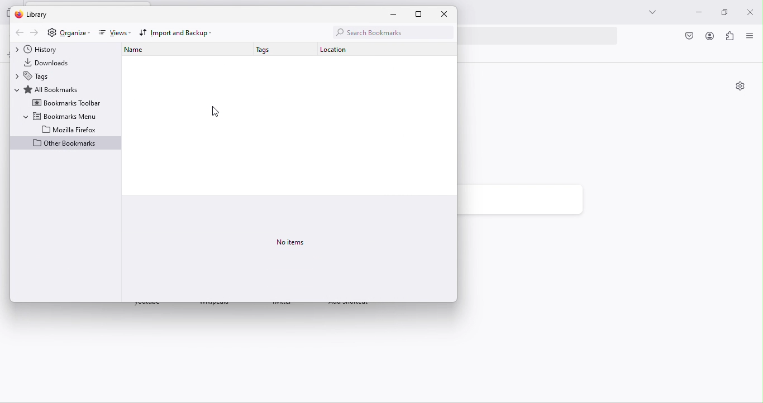 The width and height of the screenshot is (763, 403). I want to click on cursor , so click(216, 112).